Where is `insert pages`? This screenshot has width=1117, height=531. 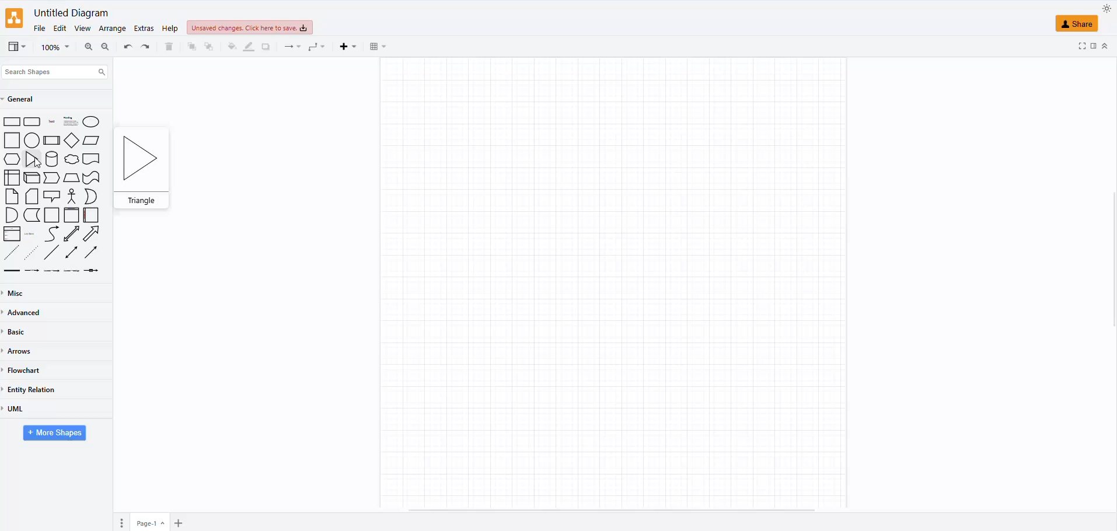 insert pages is located at coordinates (177, 524).